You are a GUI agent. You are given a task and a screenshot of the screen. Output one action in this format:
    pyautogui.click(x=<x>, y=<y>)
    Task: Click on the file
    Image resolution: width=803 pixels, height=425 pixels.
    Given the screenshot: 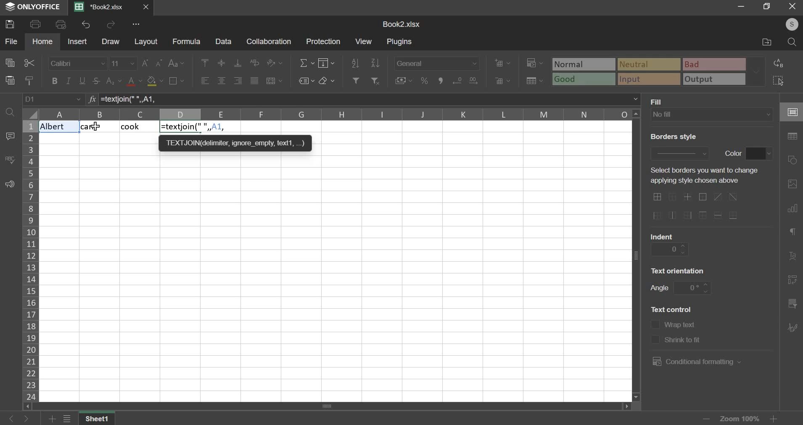 What is the action you would take?
    pyautogui.click(x=11, y=41)
    